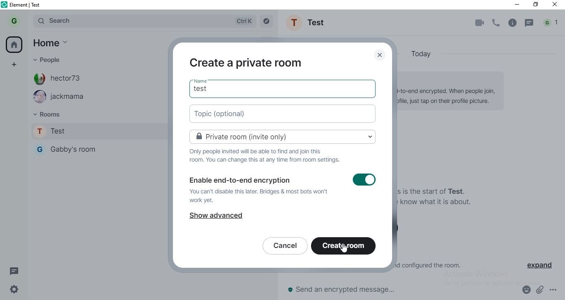 The height and width of the screenshot is (300, 565). Describe the element at coordinates (367, 181) in the screenshot. I see `switch` at that location.